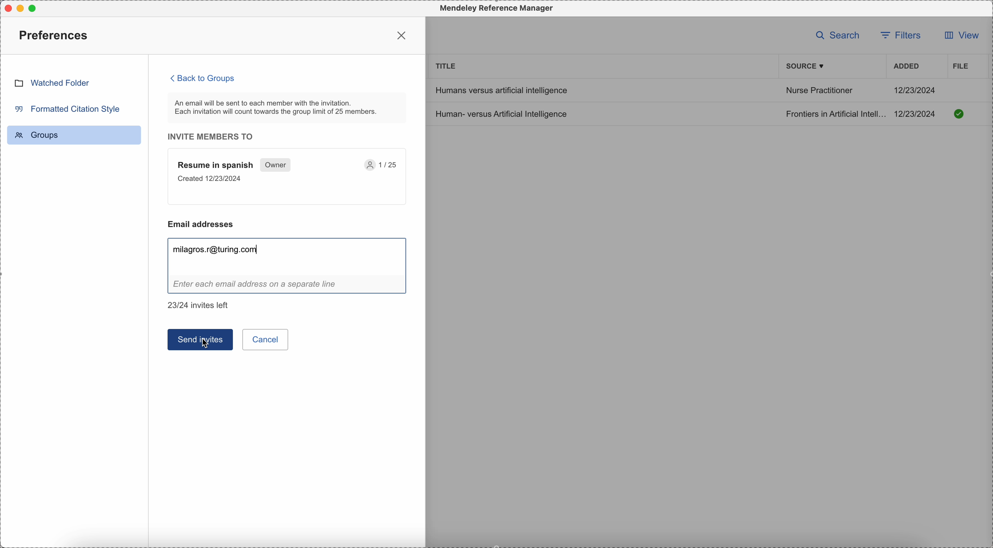  Describe the element at coordinates (902, 34) in the screenshot. I see `filters` at that location.